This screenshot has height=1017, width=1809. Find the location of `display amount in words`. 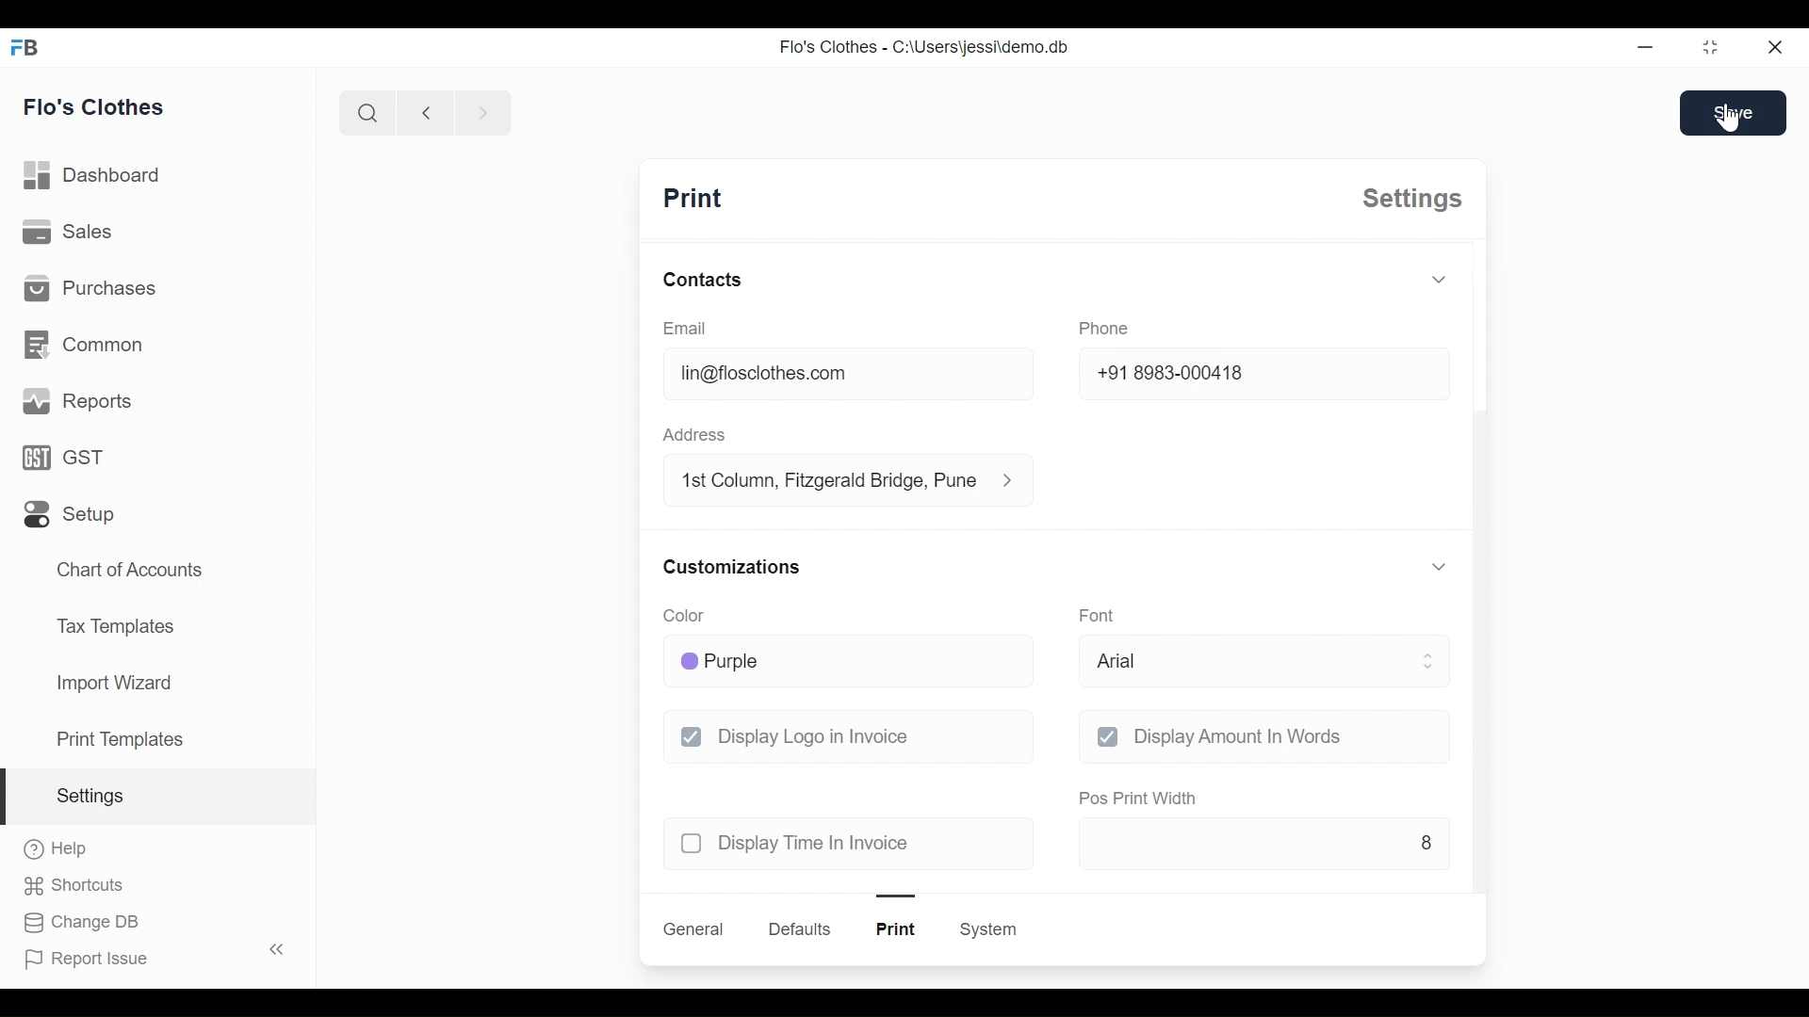

display amount in words is located at coordinates (1240, 736).